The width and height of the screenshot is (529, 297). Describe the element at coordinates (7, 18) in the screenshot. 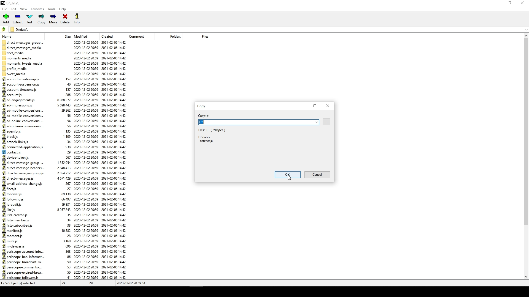

I see `Add` at that location.